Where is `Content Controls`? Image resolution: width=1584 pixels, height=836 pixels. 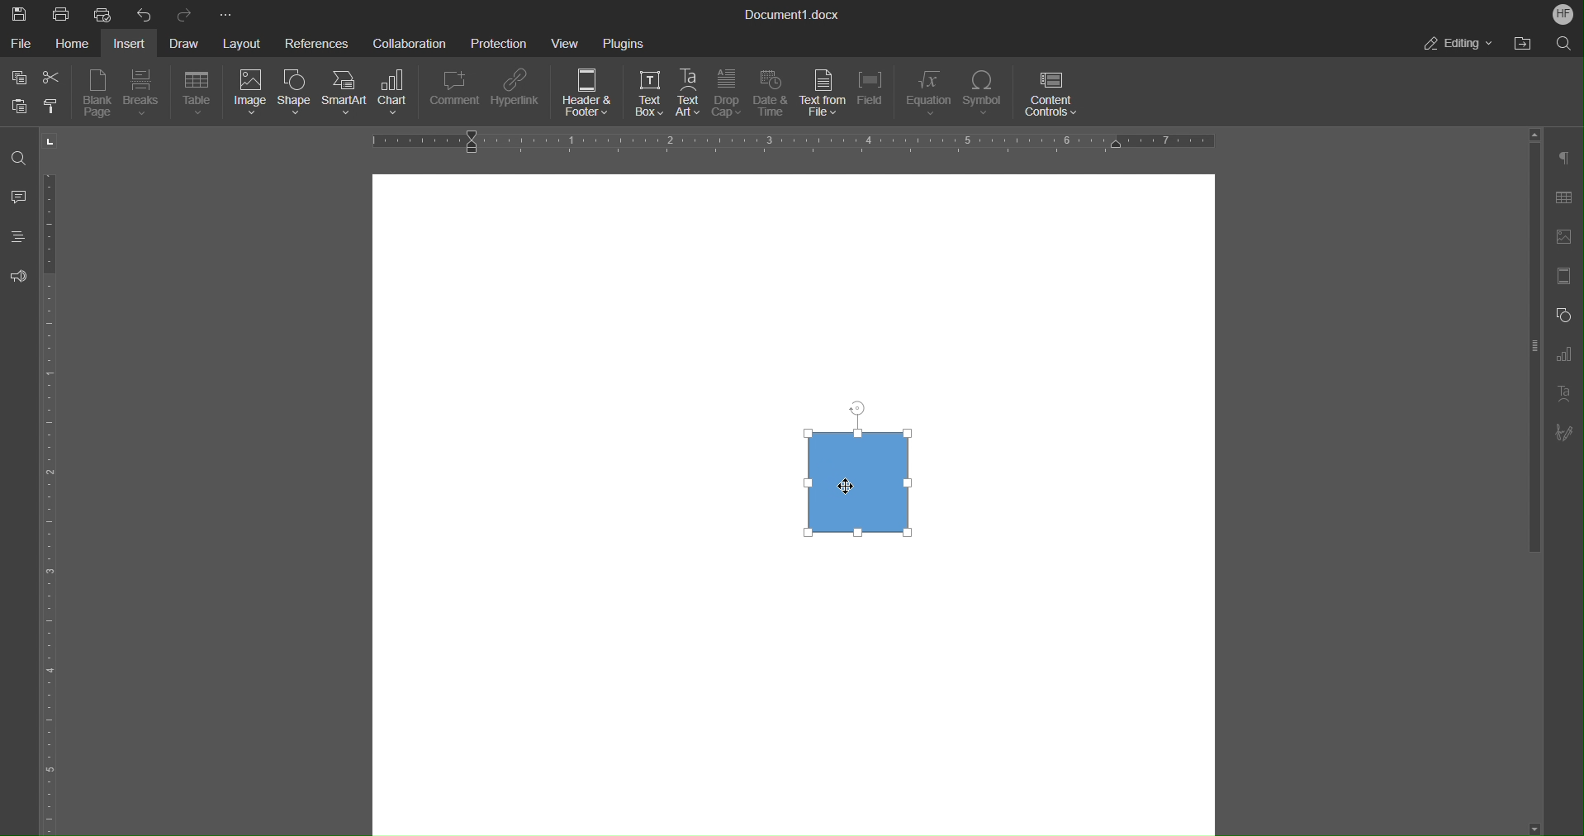
Content Controls is located at coordinates (1053, 95).